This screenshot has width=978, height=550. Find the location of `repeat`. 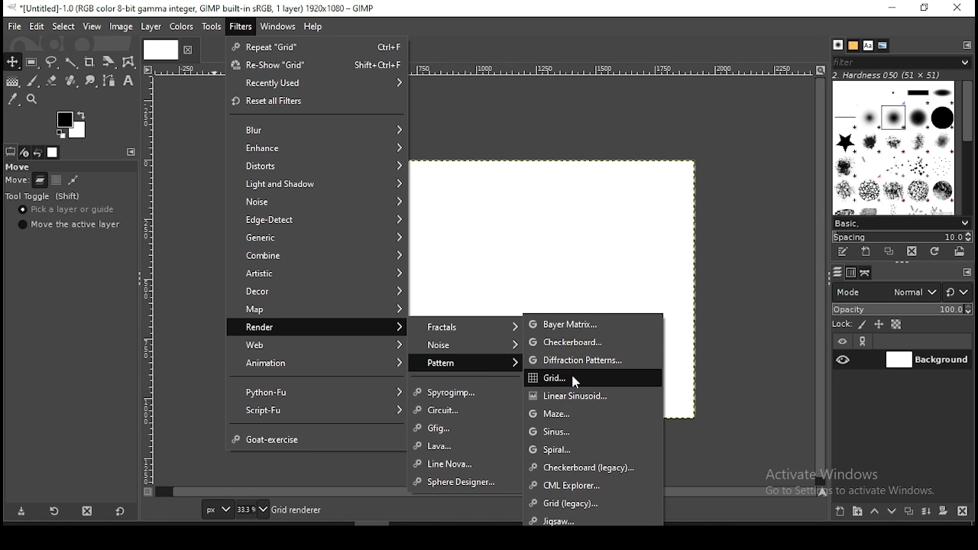

repeat is located at coordinates (317, 47).